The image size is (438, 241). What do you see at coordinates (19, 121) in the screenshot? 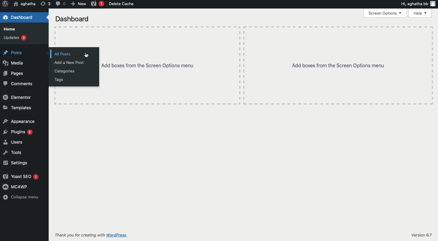
I see `Appearance` at bounding box center [19, 121].